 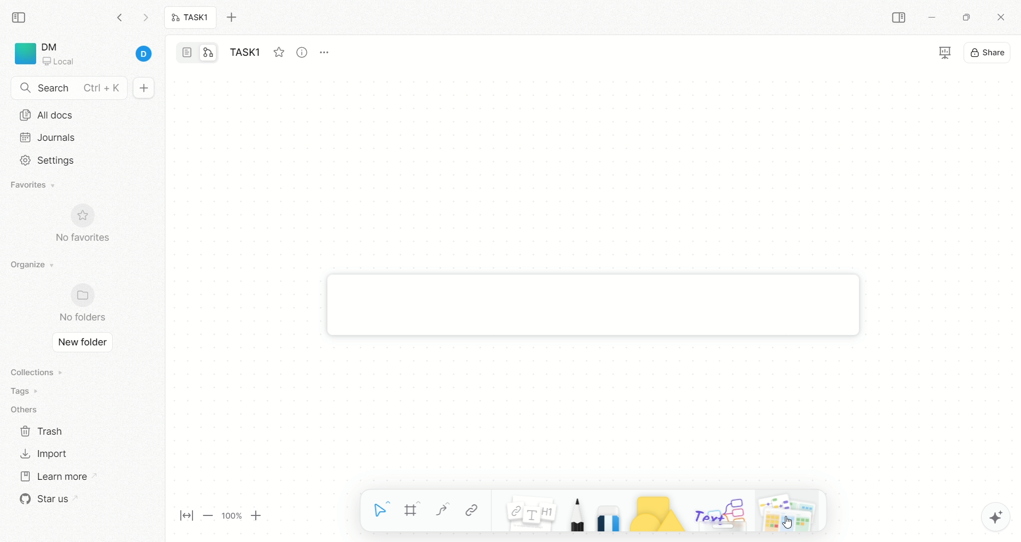 What do you see at coordinates (238, 18) in the screenshot?
I see `new tab` at bounding box center [238, 18].